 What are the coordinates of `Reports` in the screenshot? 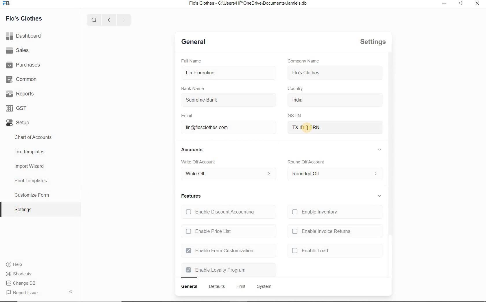 It's located at (21, 94).